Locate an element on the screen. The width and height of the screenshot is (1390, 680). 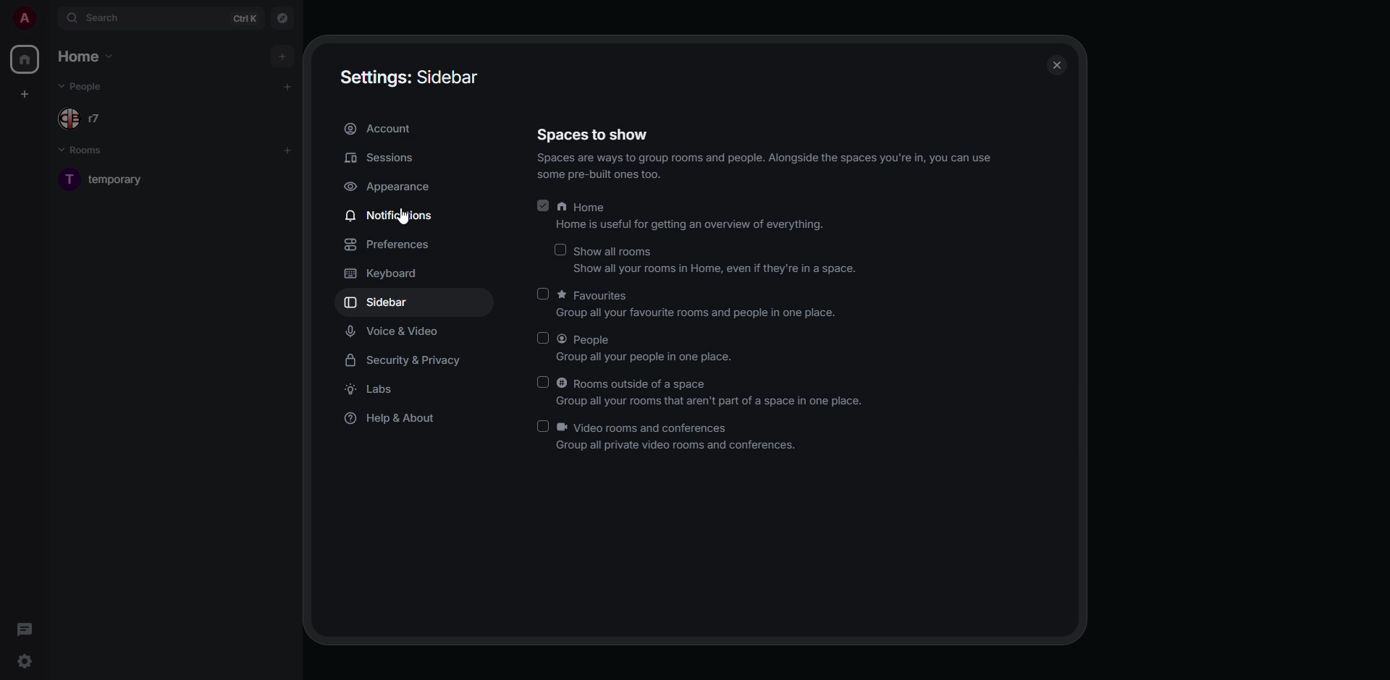
sessions is located at coordinates (381, 158).